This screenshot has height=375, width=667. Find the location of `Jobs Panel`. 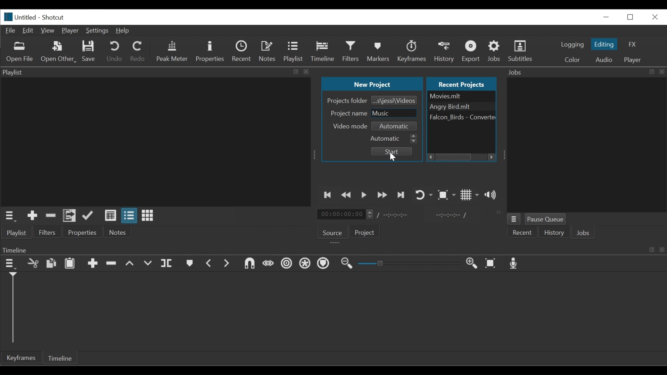

Jobs Panel is located at coordinates (586, 144).